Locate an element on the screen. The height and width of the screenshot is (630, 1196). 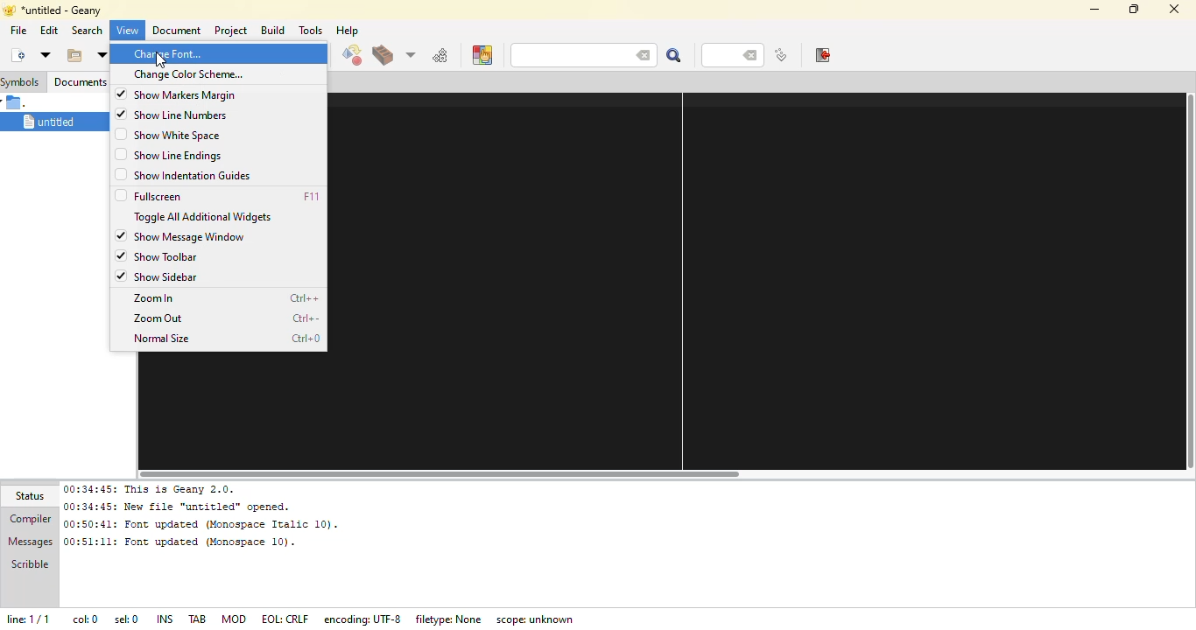
ctrl++ is located at coordinates (305, 298).